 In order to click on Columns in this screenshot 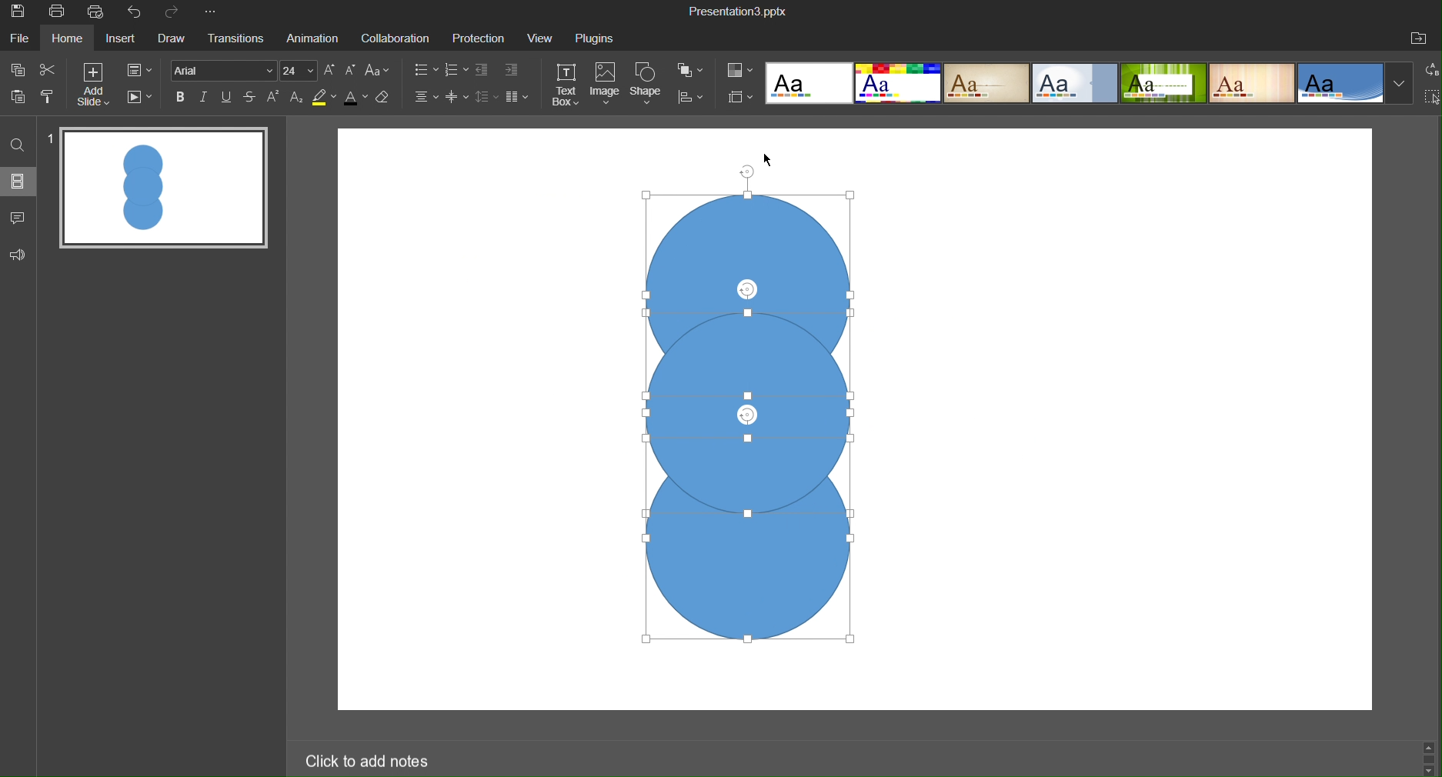, I will do `click(519, 97)`.